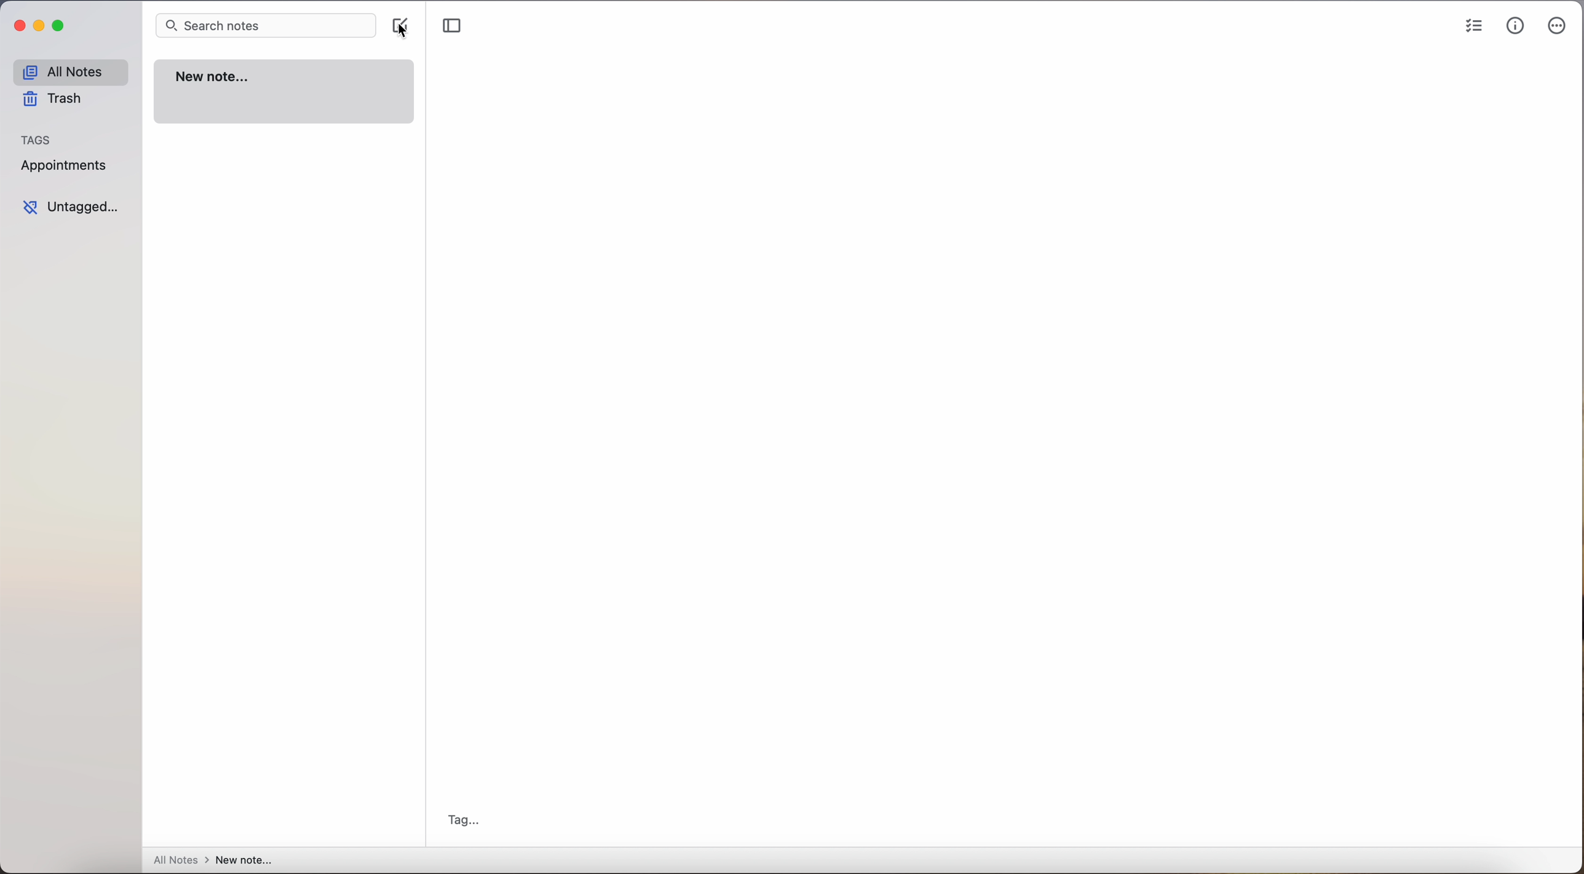 This screenshot has width=1584, height=874. I want to click on all notes, so click(70, 71).